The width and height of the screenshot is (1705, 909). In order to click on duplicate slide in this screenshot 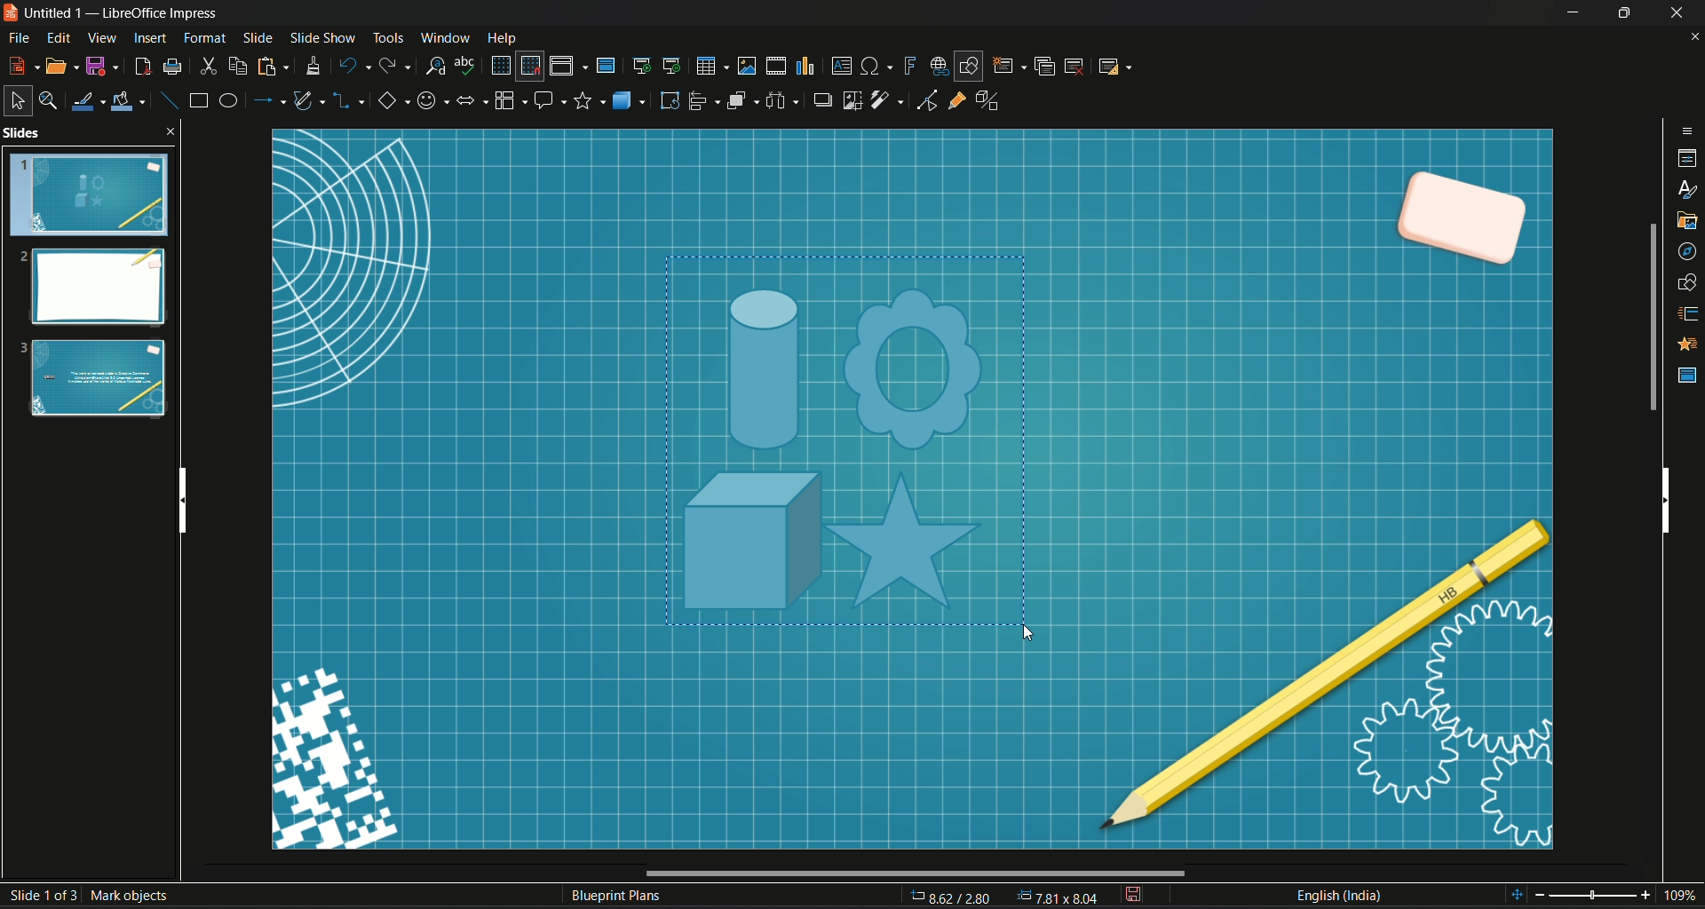, I will do `click(1045, 66)`.